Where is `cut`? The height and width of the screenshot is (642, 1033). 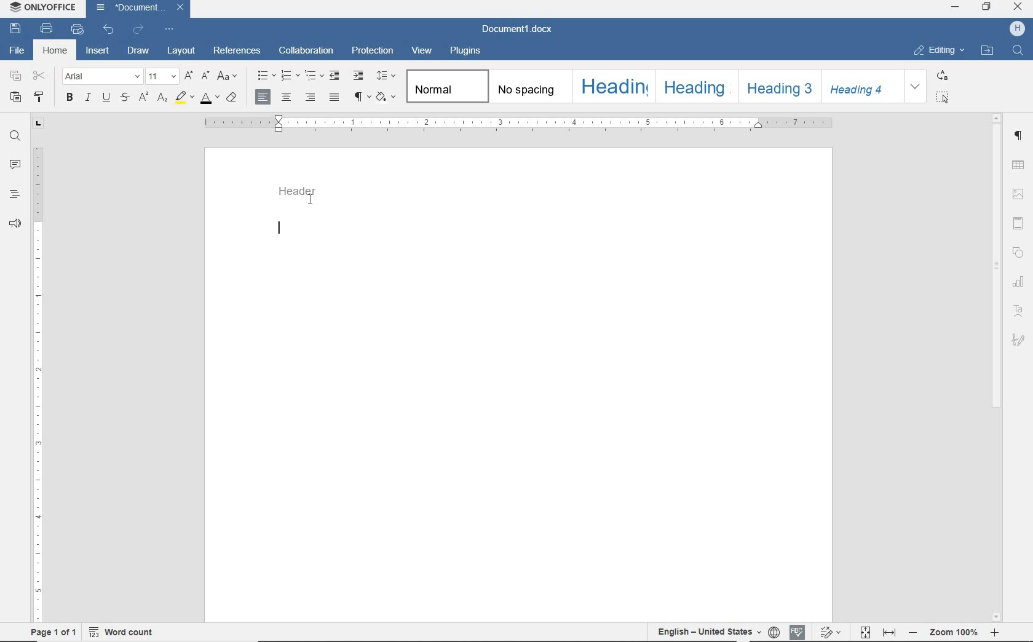 cut is located at coordinates (40, 76).